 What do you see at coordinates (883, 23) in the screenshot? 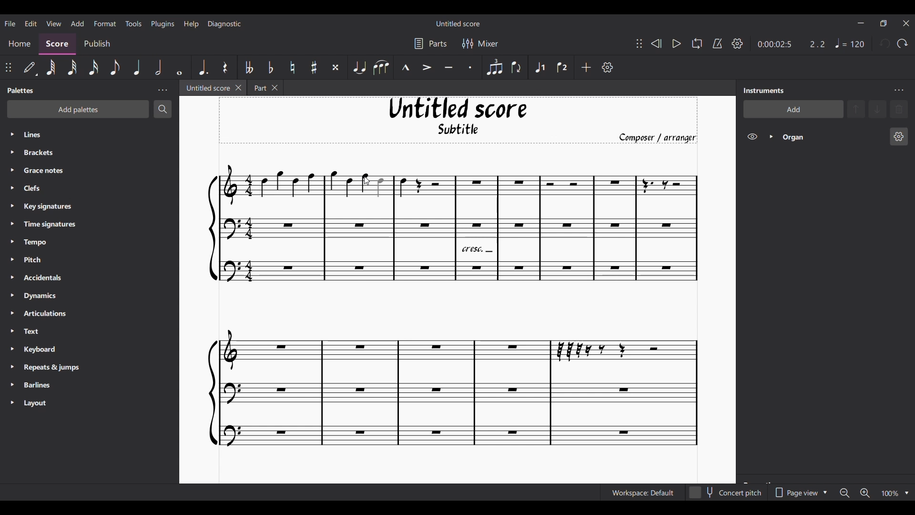
I see `Show interface in a smaller tab` at bounding box center [883, 23].